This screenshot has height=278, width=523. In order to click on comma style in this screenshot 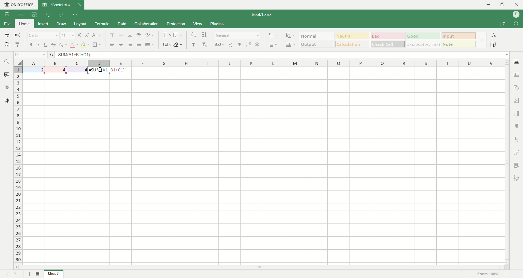, I will do `click(239, 44)`.